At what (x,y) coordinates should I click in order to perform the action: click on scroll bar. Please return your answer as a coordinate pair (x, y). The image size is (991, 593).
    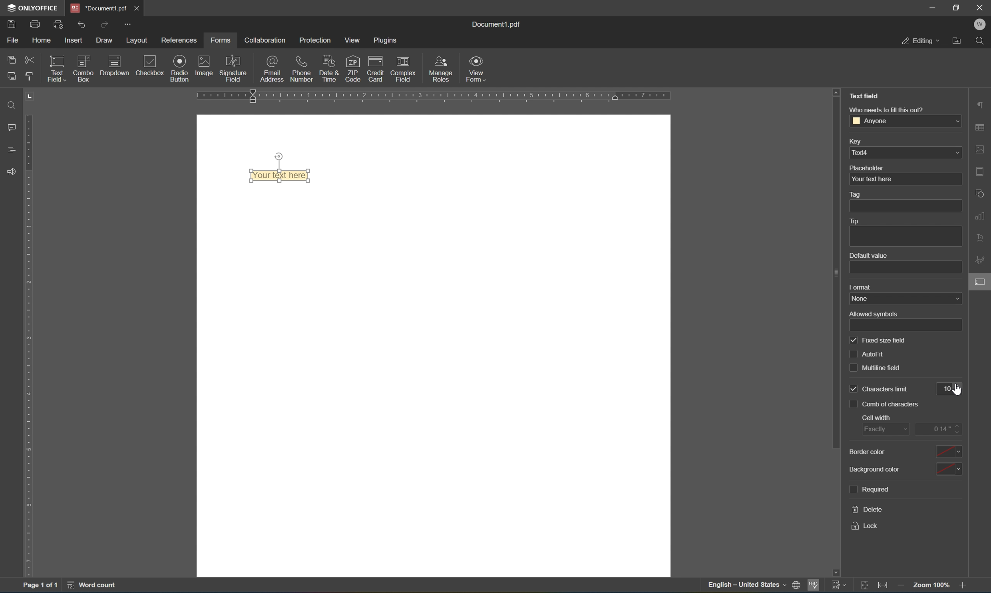
    Looking at the image, I should click on (836, 272).